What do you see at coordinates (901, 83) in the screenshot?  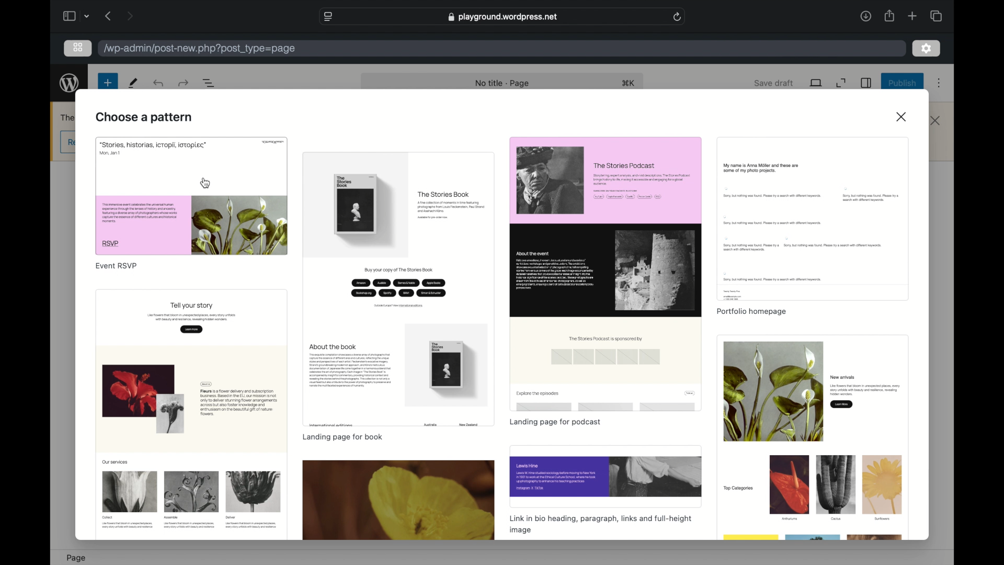 I see `publish` at bounding box center [901, 83].